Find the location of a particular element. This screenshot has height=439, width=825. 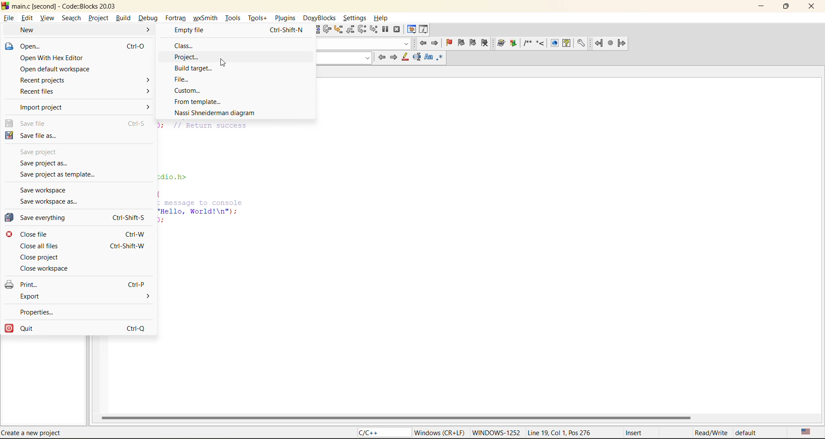

search is located at coordinates (345, 58).